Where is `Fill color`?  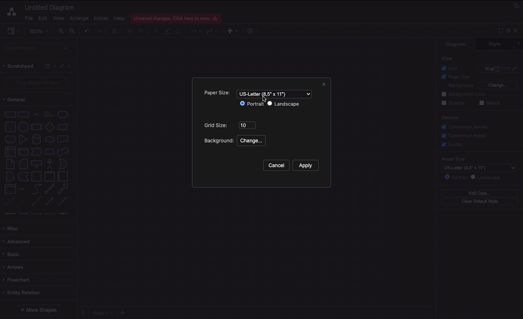 Fill color is located at coordinates (155, 32).